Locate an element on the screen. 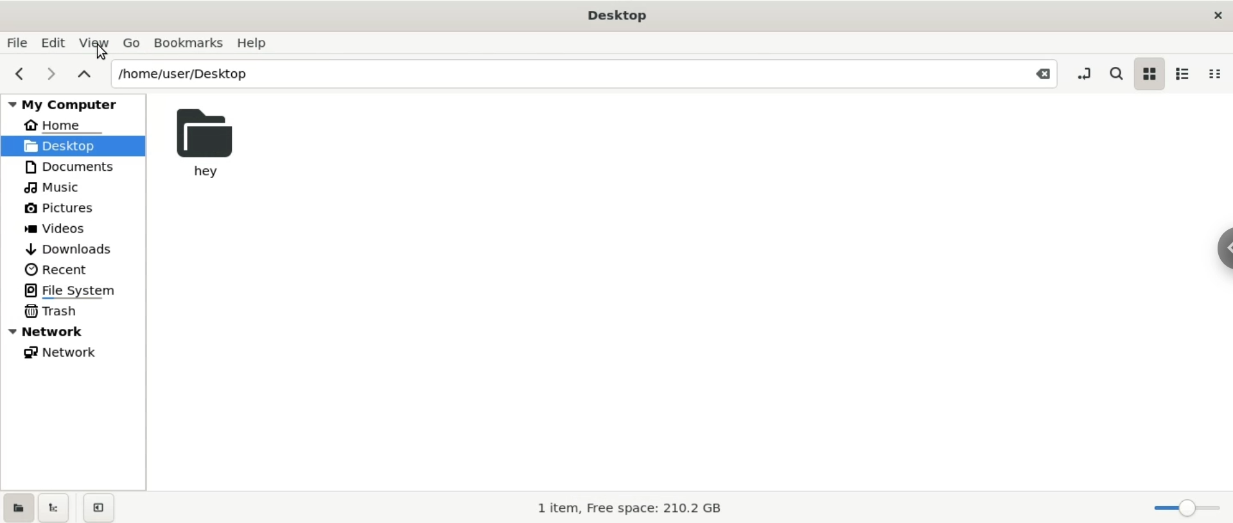  Trash is located at coordinates (56, 314).